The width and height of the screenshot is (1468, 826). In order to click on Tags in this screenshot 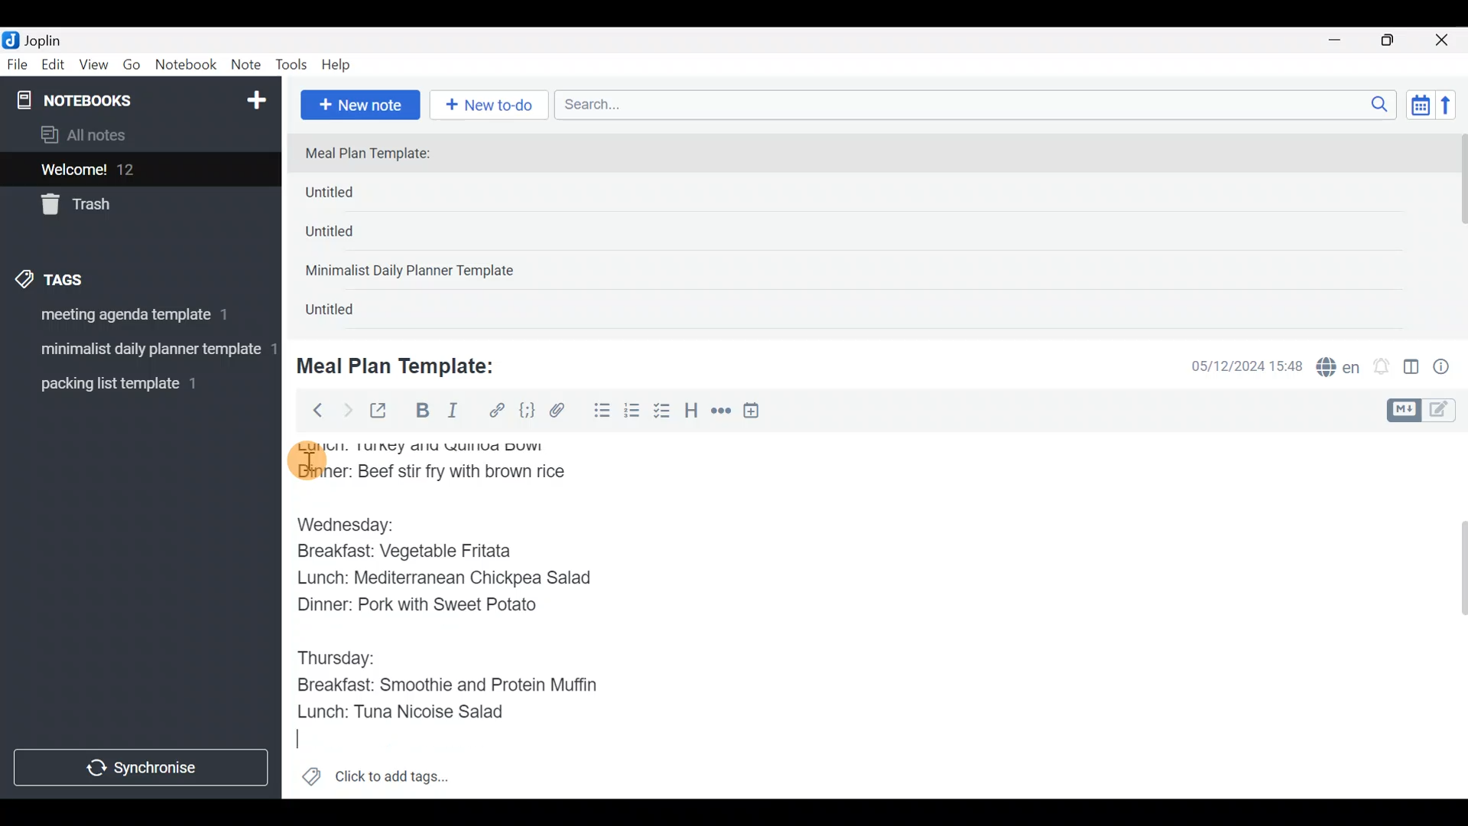, I will do `click(86, 277)`.